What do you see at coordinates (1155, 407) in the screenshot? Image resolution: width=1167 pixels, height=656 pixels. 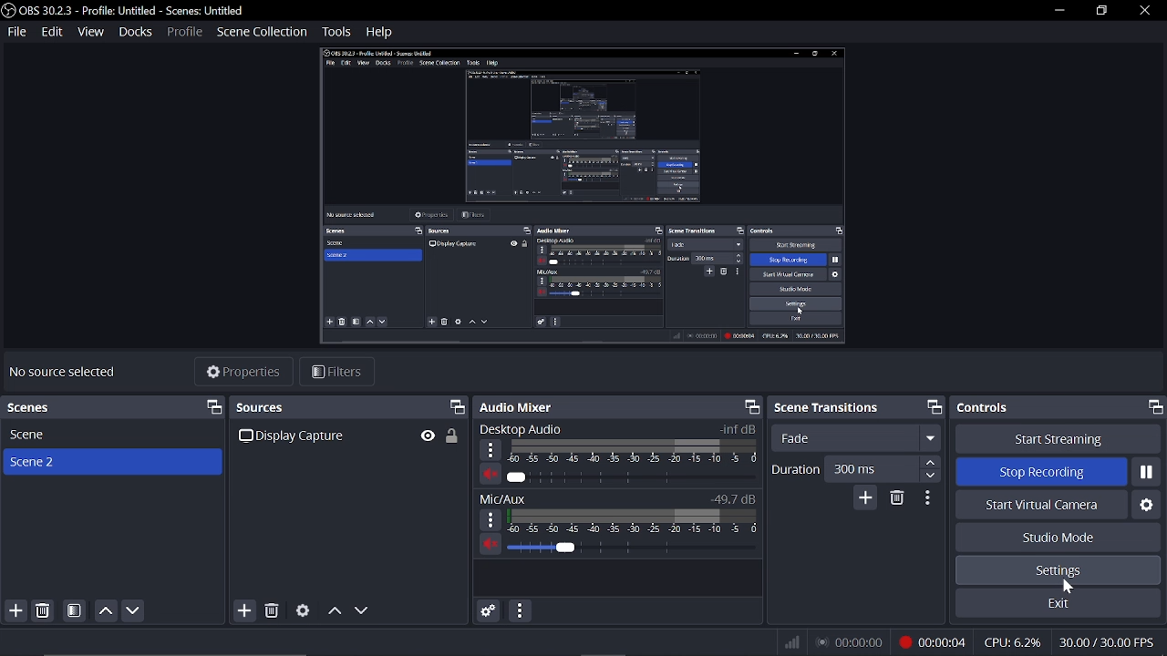 I see `toggle controls` at bounding box center [1155, 407].